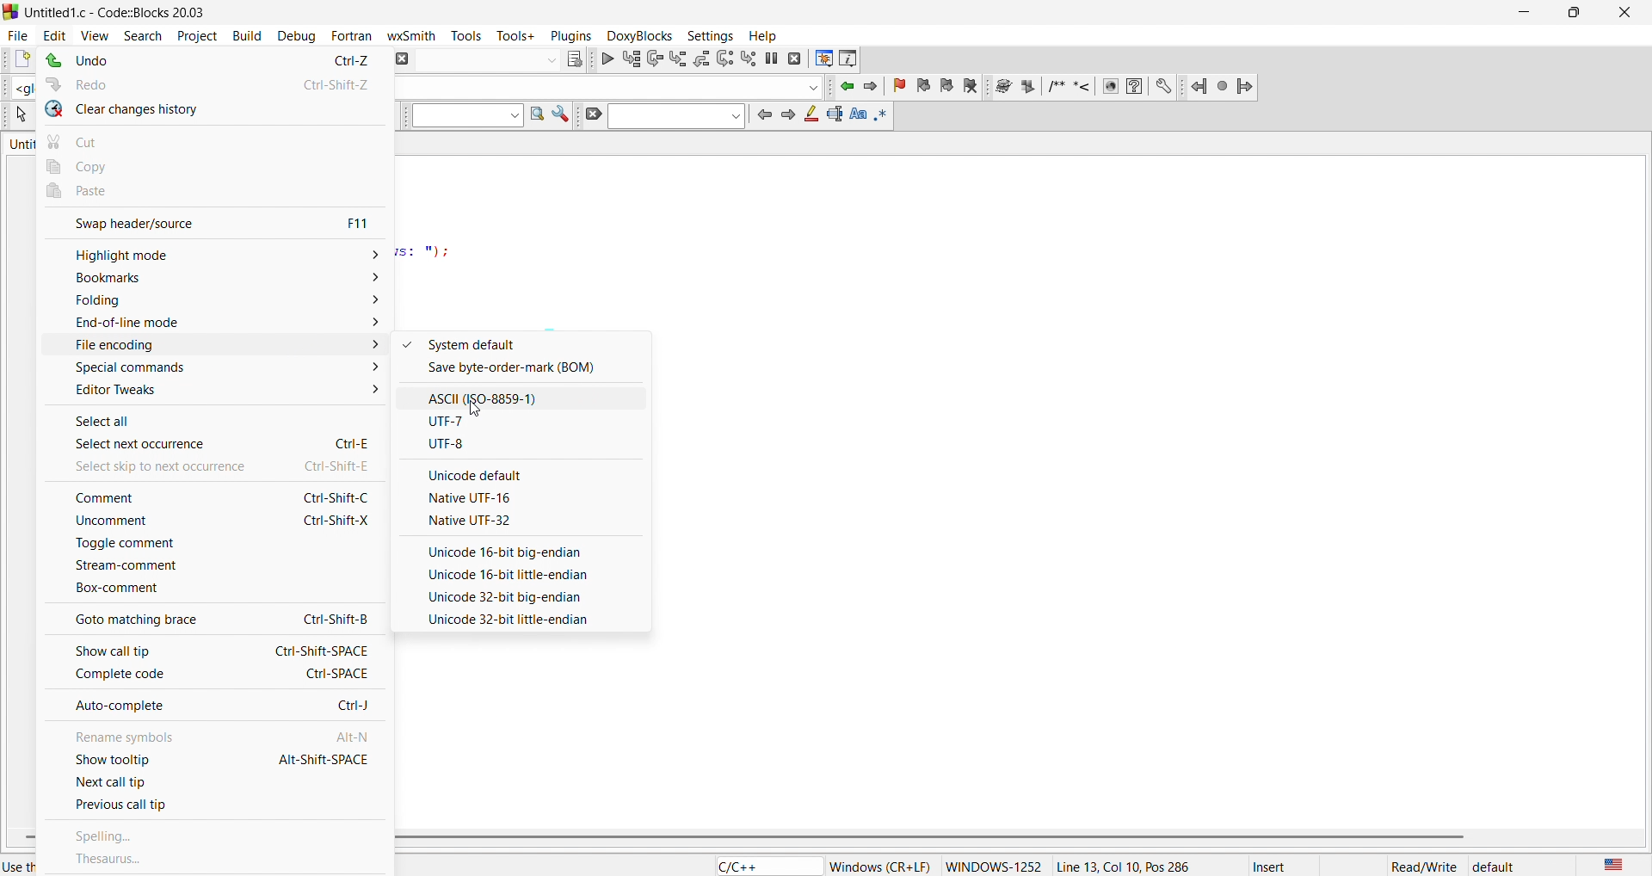  I want to click on toggle comment, so click(210, 549).